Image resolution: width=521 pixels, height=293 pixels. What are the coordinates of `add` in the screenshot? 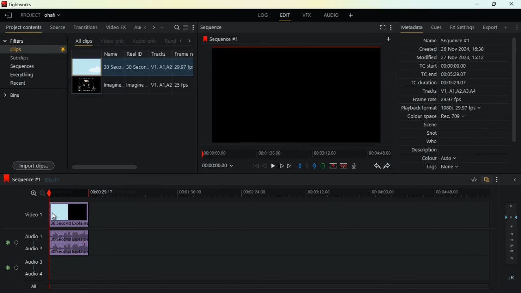 It's located at (349, 17).